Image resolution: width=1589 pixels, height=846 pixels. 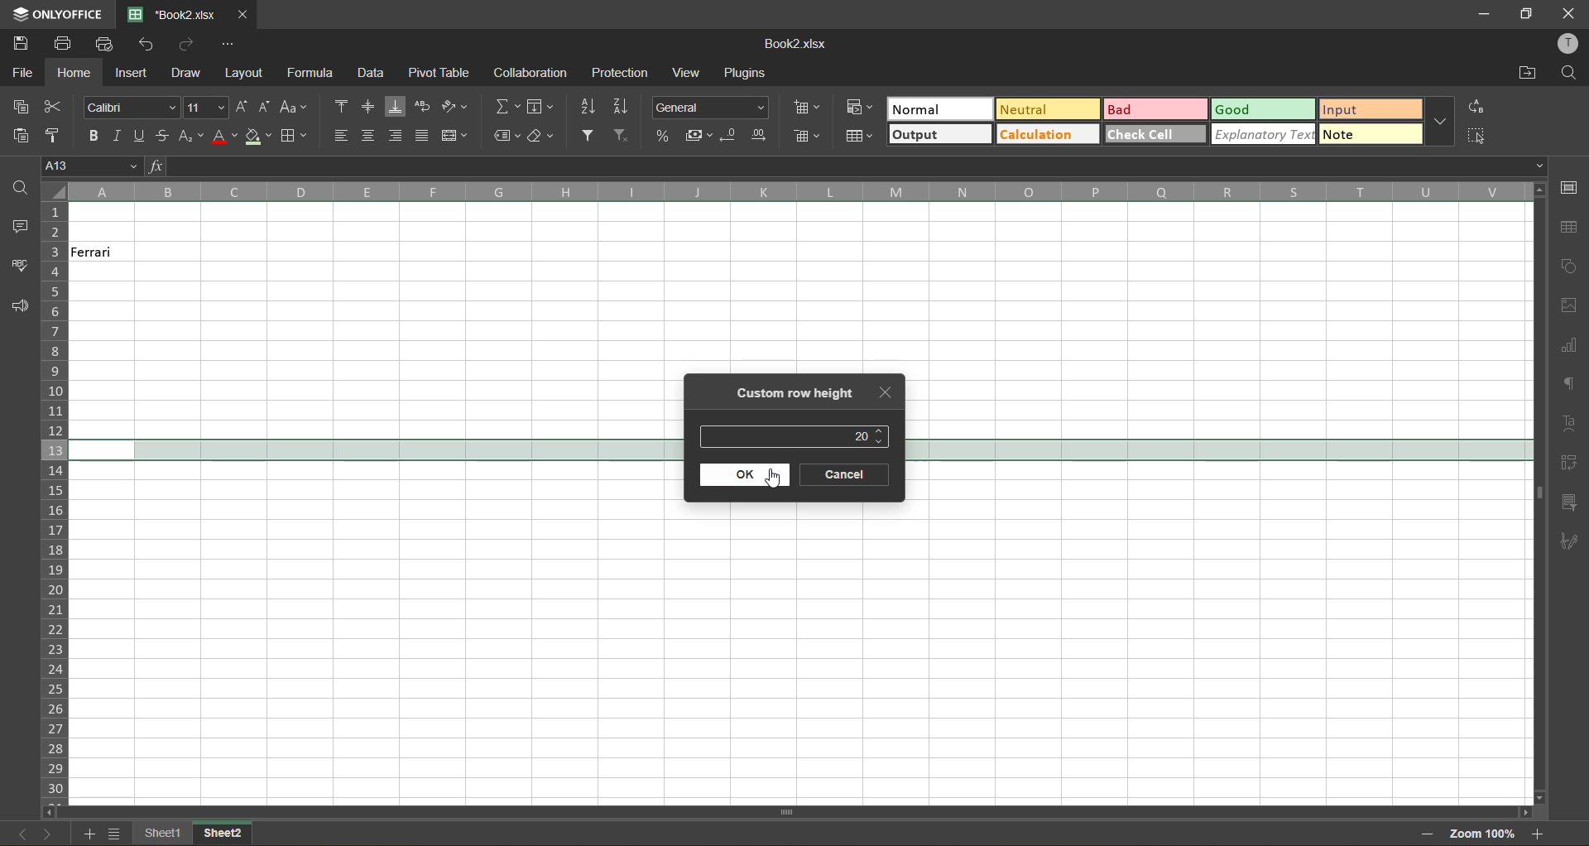 What do you see at coordinates (242, 108) in the screenshot?
I see `increment size` at bounding box center [242, 108].